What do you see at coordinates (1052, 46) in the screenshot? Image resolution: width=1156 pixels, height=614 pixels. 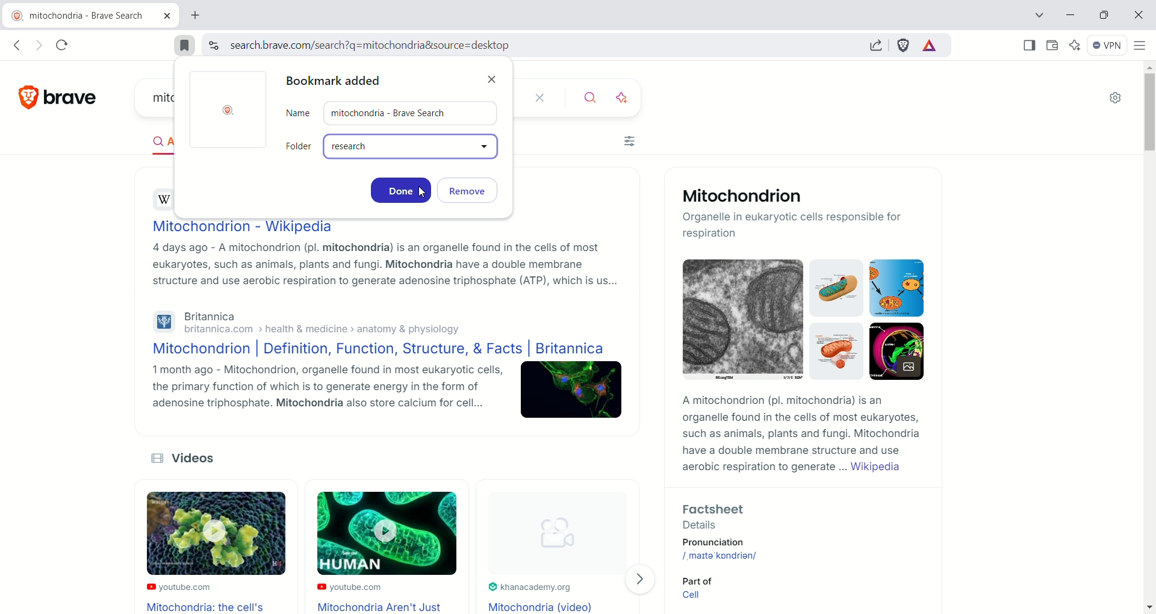 I see `wallet` at bounding box center [1052, 46].